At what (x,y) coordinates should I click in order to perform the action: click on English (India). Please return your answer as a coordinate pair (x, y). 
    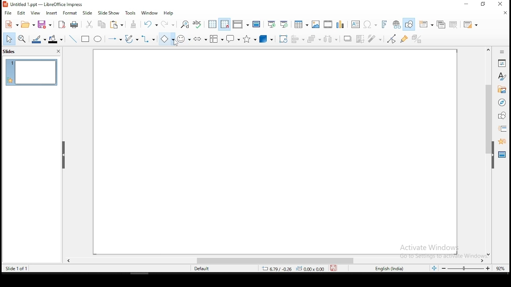
    Looking at the image, I should click on (389, 269).